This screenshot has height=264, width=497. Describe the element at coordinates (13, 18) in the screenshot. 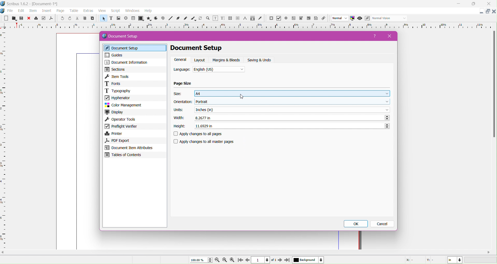

I see `open` at that location.